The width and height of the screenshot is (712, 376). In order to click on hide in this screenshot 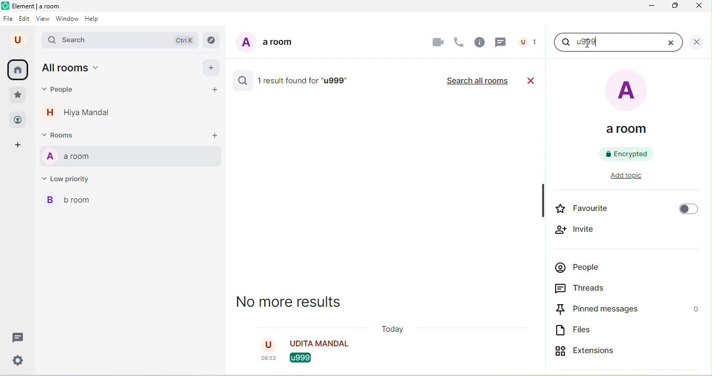, I will do `click(542, 200)`.